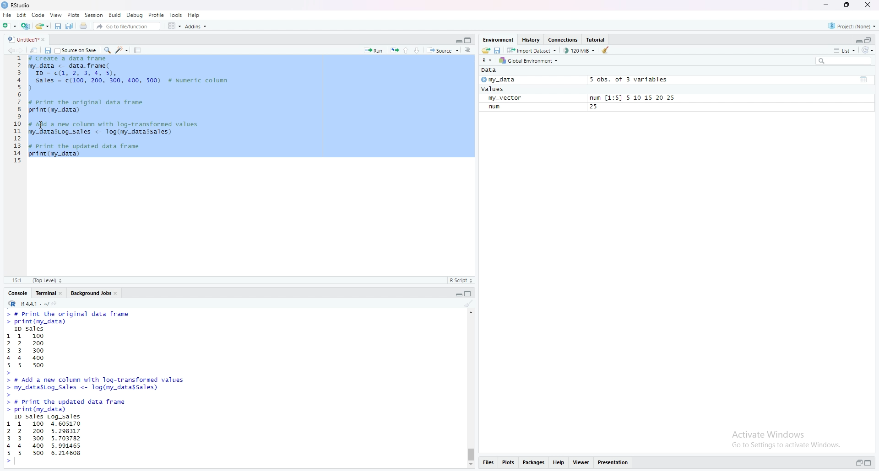 The width and height of the screenshot is (879, 471). What do you see at coordinates (36, 51) in the screenshot?
I see `show in new window` at bounding box center [36, 51].